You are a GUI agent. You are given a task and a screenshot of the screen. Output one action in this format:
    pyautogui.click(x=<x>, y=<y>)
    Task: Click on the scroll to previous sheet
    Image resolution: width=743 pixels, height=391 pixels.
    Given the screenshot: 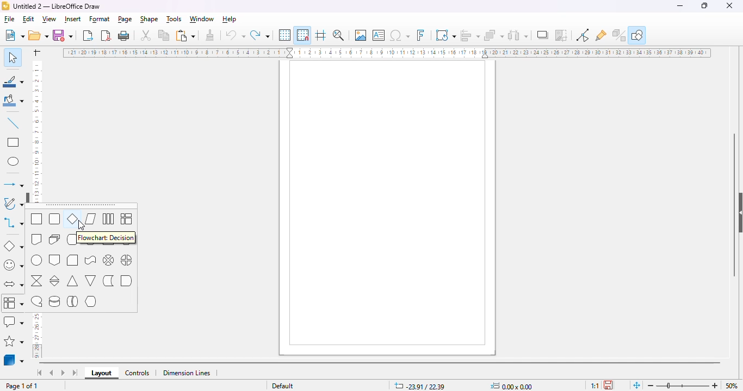 What is the action you would take?
    pyautogui.click(x=53, y=373)
    